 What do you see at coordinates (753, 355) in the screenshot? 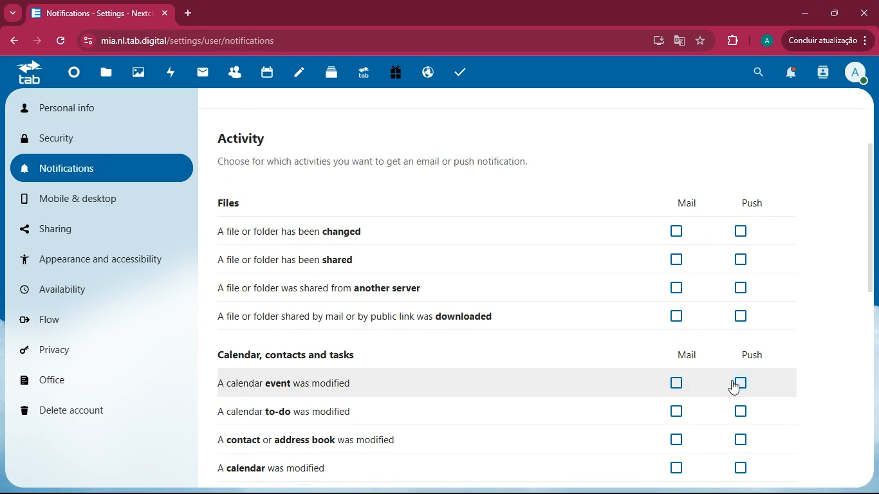
I see `push` at bounding box center [753, 355].